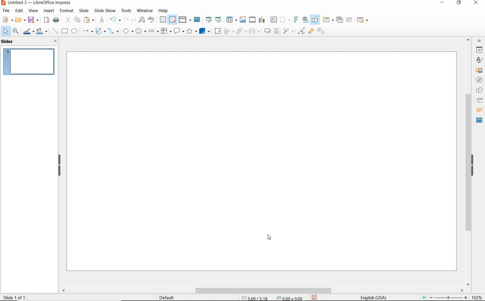 This screenshot has height=301, width=485. What do you see at coordinates (479, 50) in the screenshot?
I see `PROPERTIES` at bounding box center [479, 50].